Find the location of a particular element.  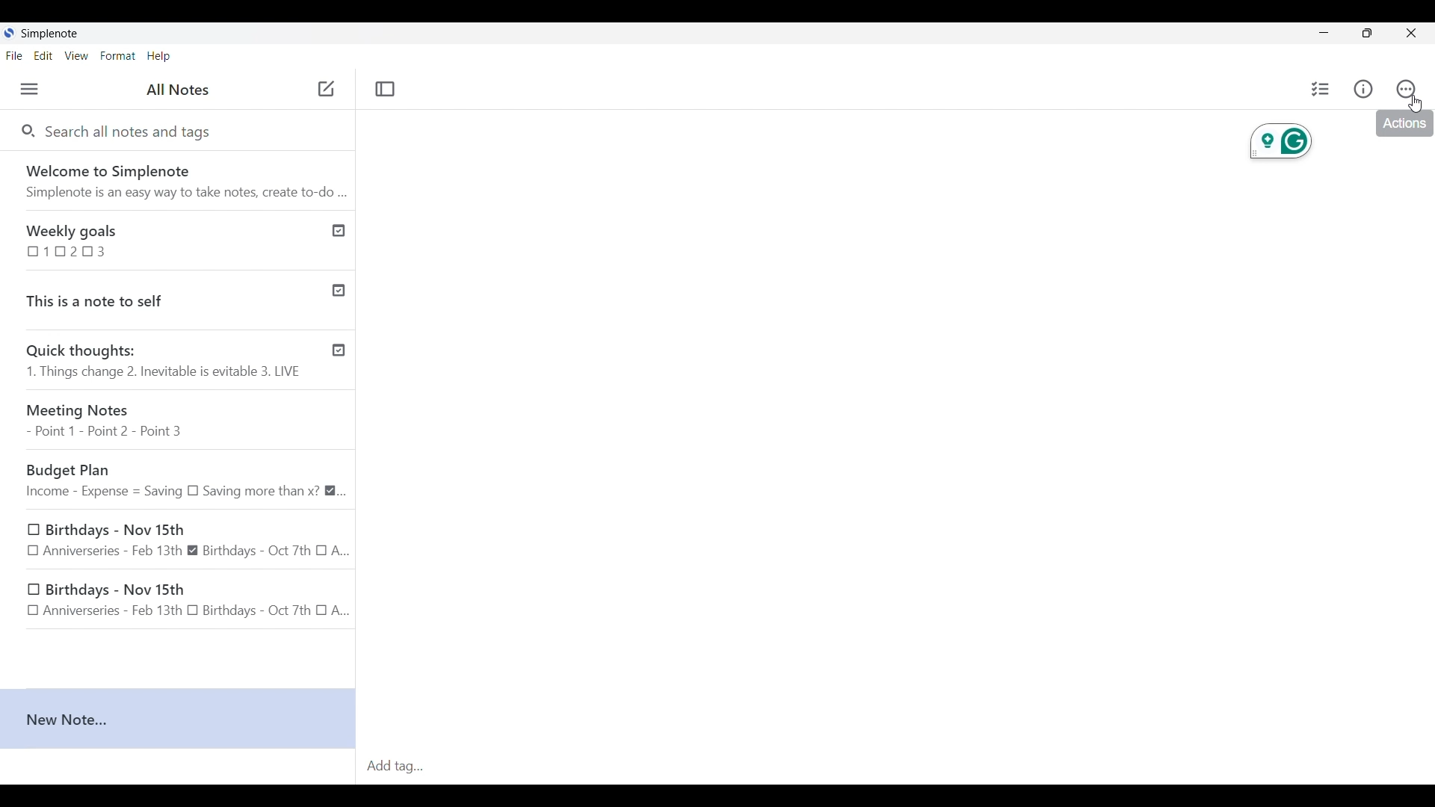

Show interface in a smaller tab is located at coordinates (1368, 33).